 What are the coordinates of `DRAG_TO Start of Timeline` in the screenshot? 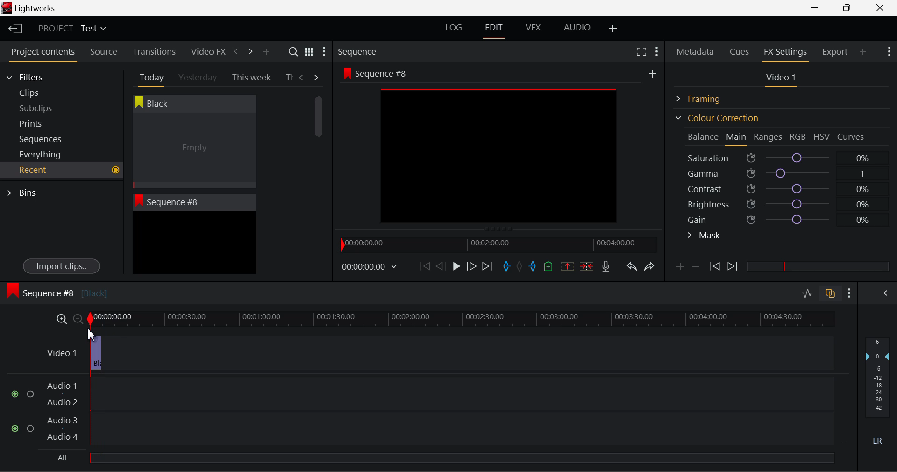 It's located at (92, 332).